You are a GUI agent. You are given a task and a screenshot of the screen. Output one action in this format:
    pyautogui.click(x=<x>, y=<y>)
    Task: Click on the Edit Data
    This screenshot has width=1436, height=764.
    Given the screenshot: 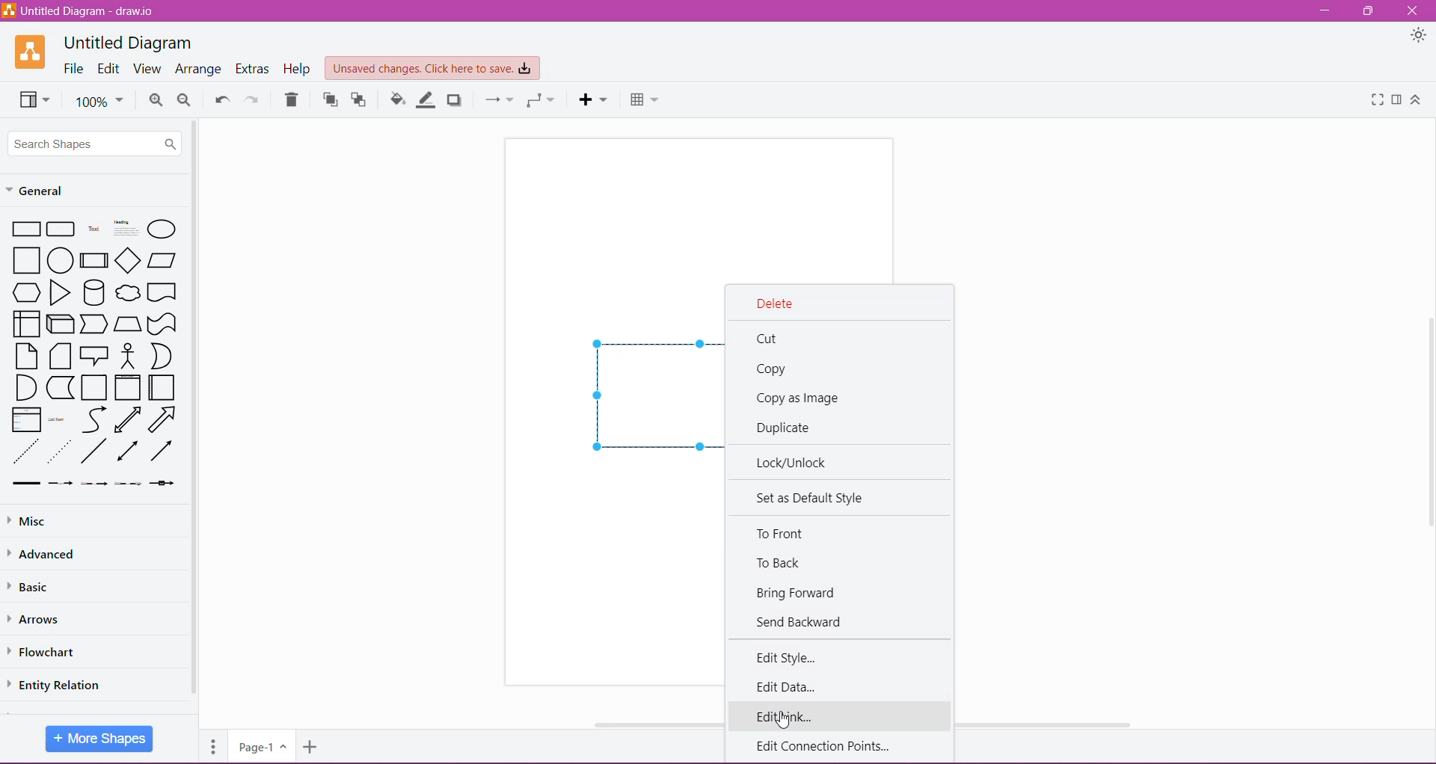 What is the action you would take?
    pyautogui.click(x=786, y=688)
    